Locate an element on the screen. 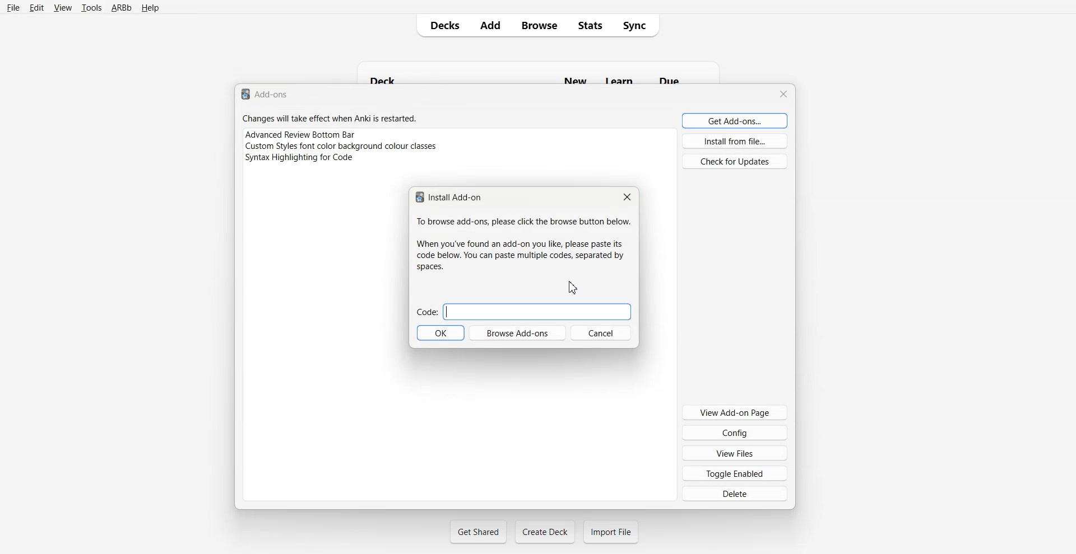 The image size is (1076, 554). Edit is located at coordinates (37, 7).